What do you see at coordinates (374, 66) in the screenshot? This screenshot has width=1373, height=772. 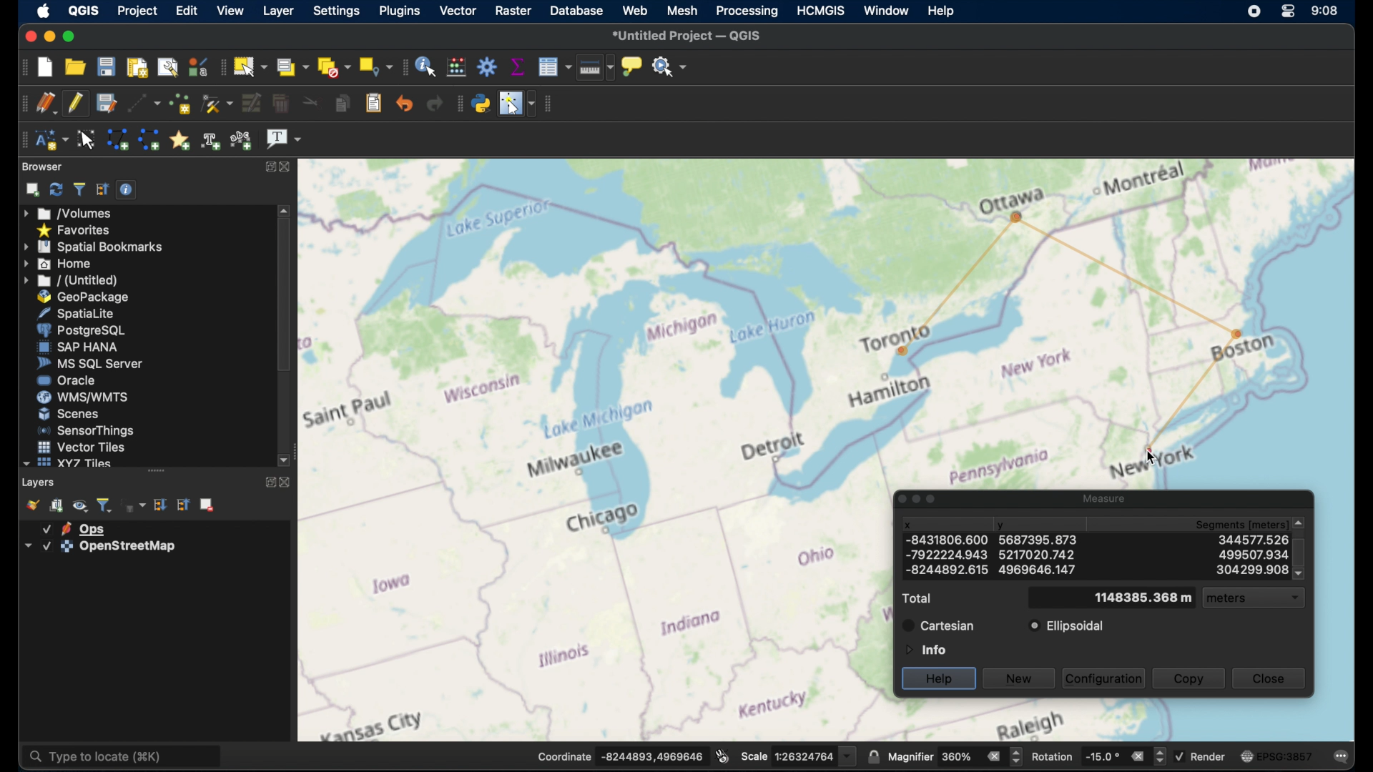 I see `select by location` at bounding box center [374, 66].